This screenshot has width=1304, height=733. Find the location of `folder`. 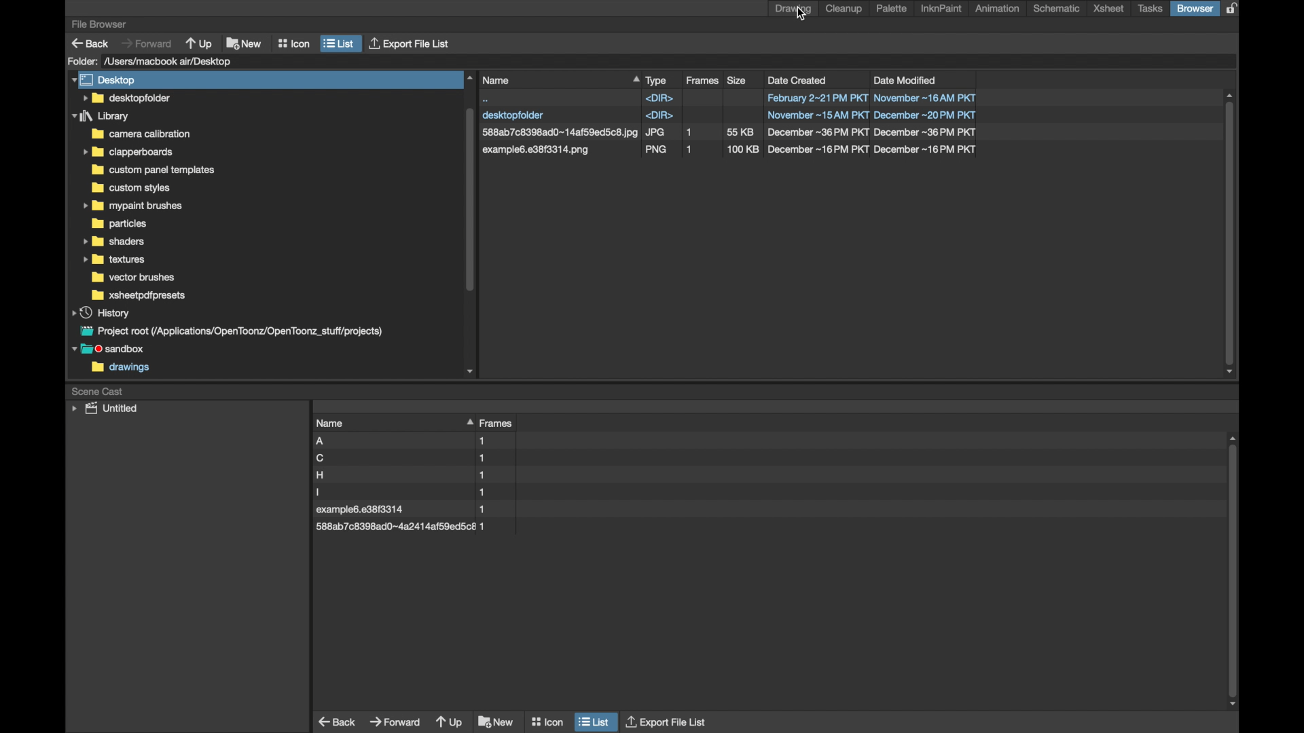

folder is located at coordinates (115, 260).